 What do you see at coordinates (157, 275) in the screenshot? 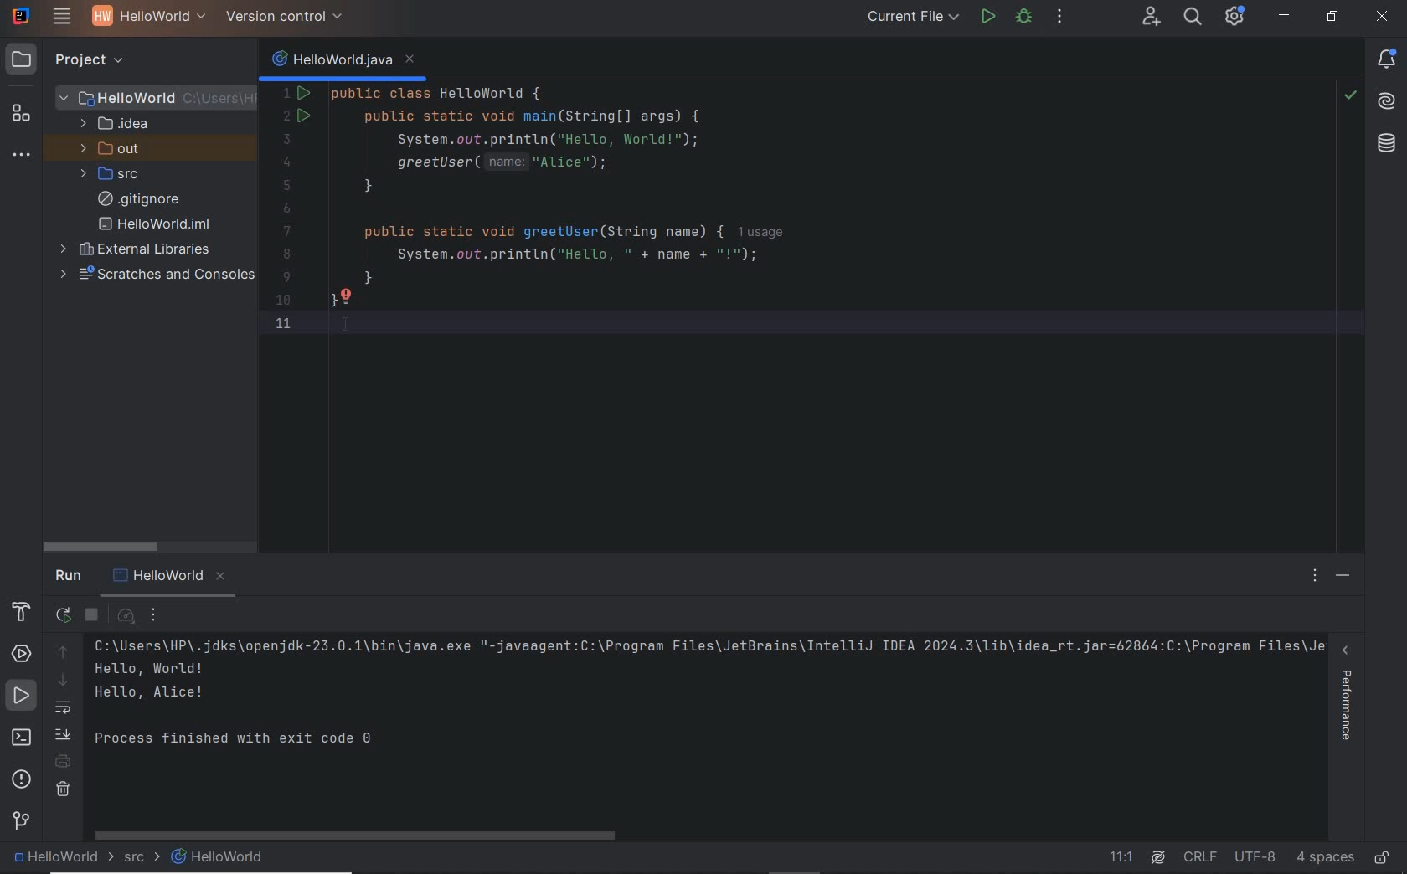
I see `scratches and consoles` at bounding box center [157, 275].